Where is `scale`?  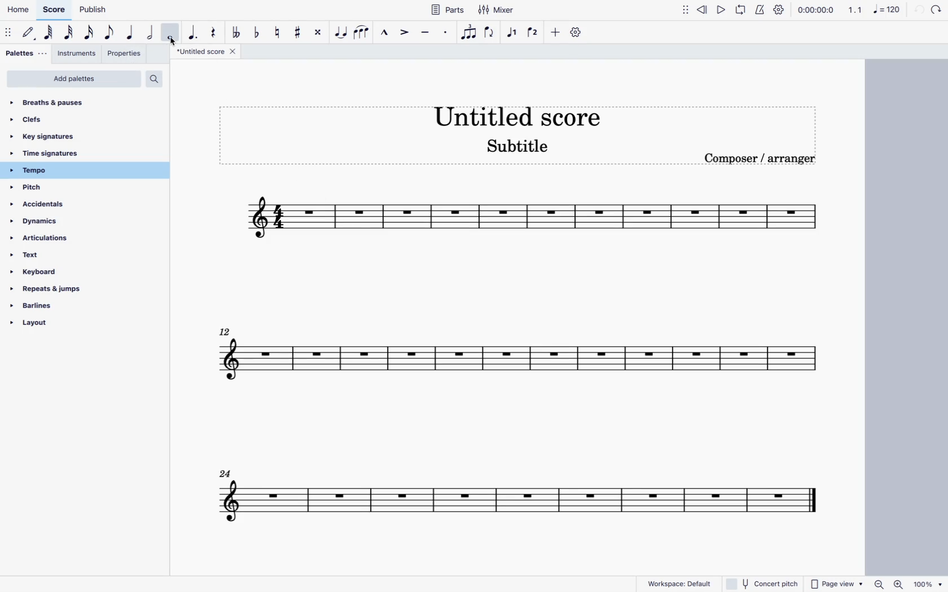
scale is located at coordinates (846, 10).